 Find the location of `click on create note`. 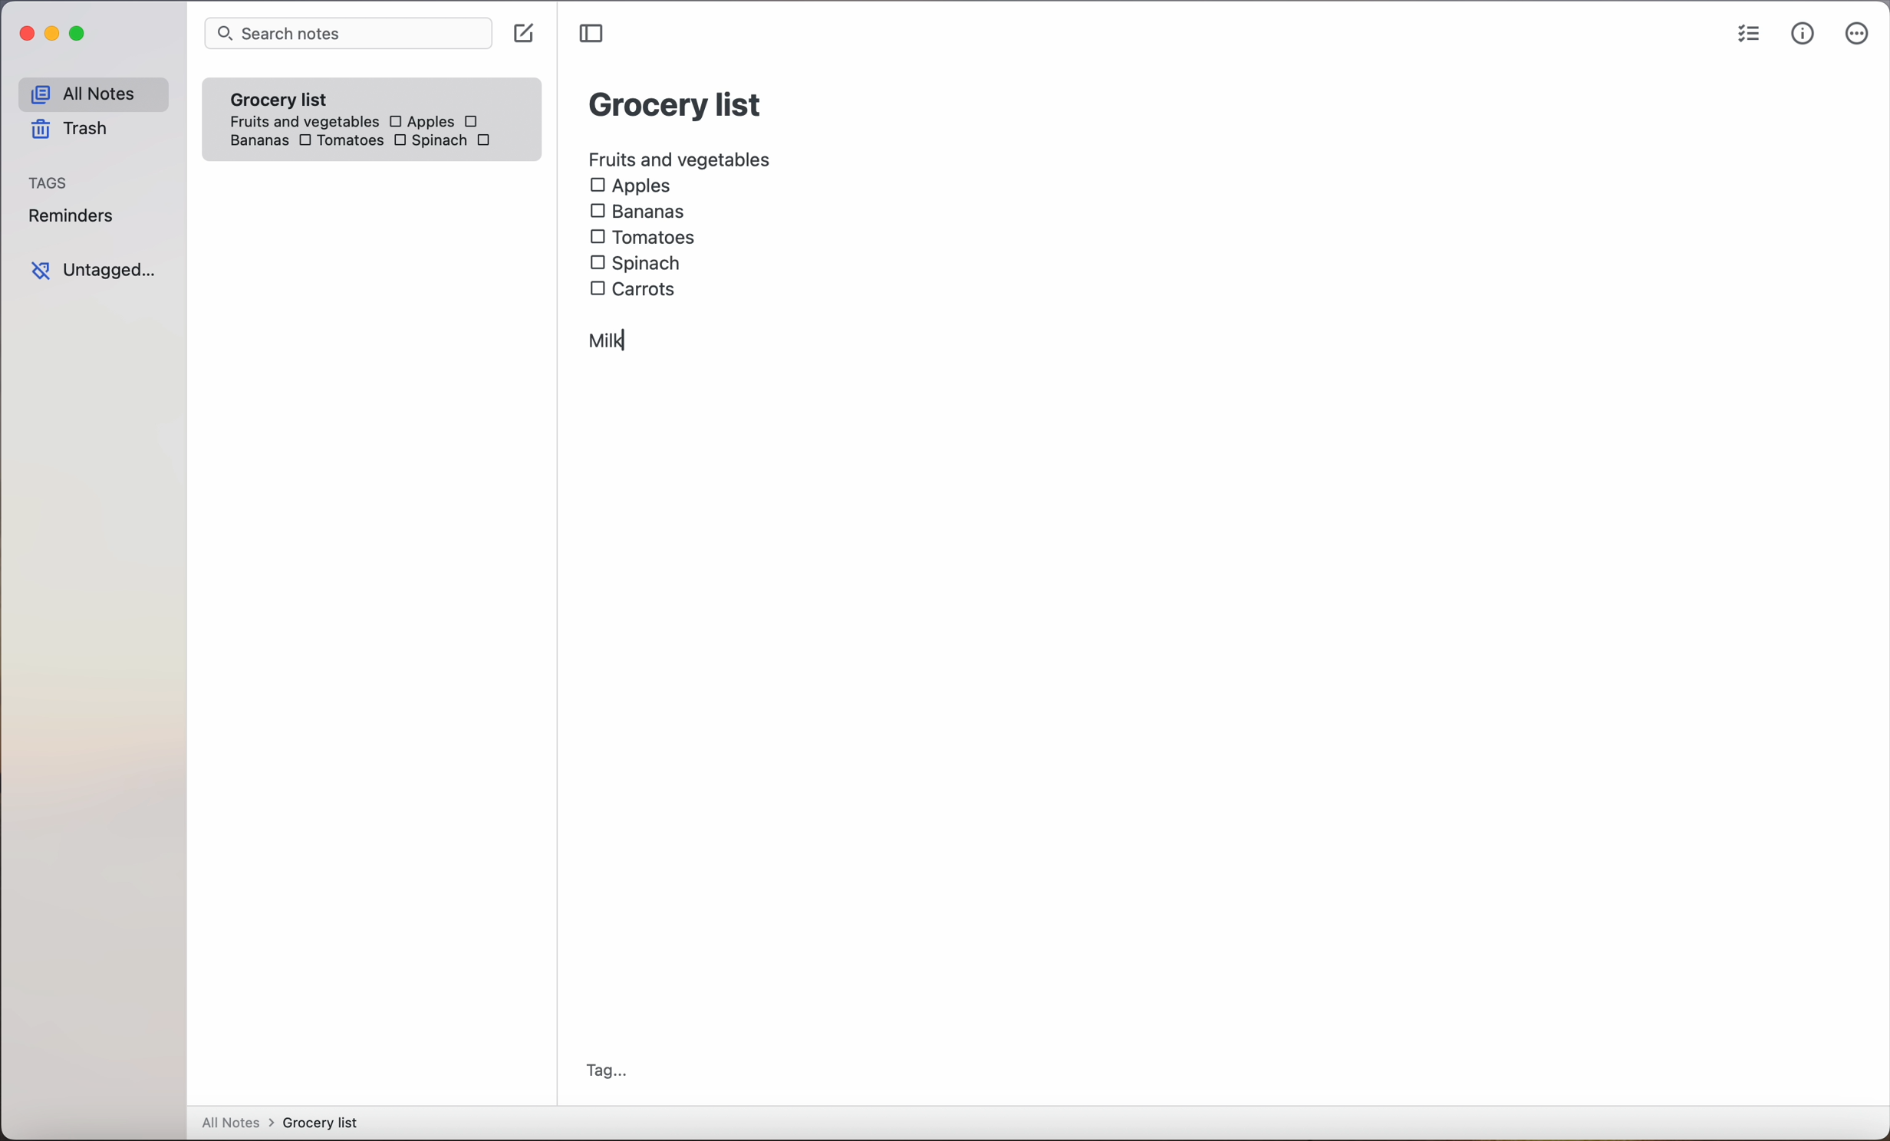

click on create note is located at coordinates (527, 35).